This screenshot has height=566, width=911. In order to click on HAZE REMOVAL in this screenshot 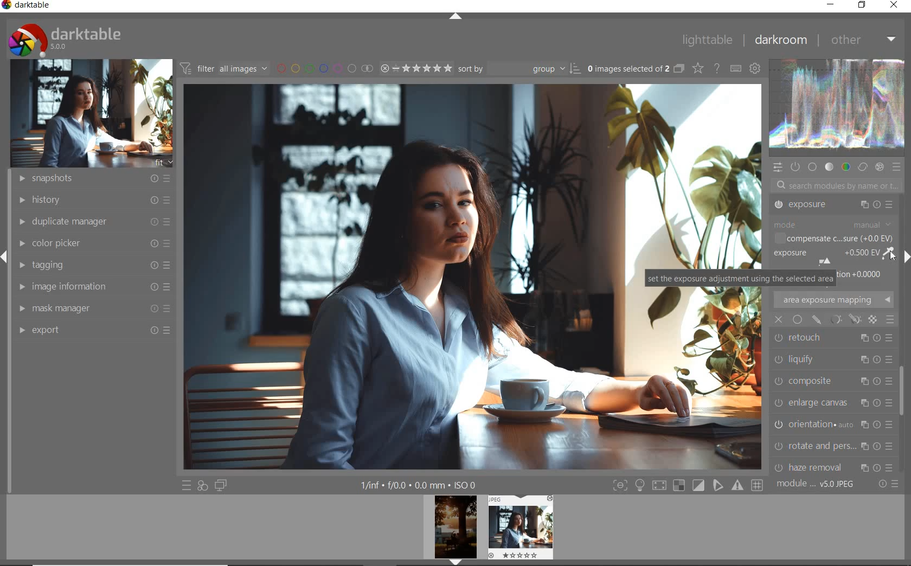, I will do `click(833, 400)`.